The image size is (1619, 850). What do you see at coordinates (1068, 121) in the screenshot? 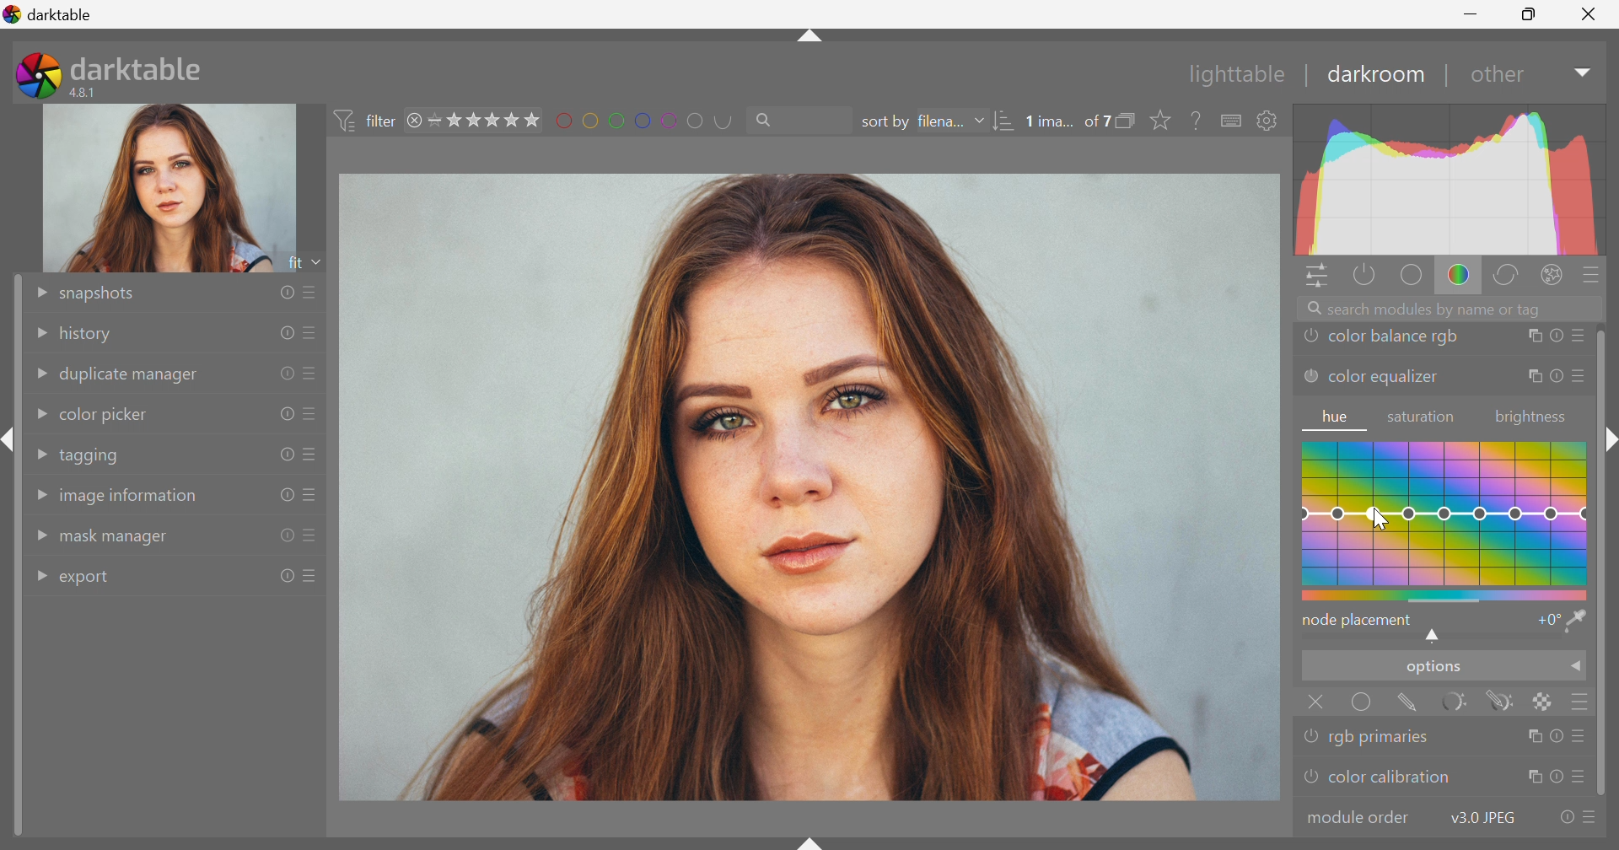
I see `1 ima... of 7` at bounding box center [1068, 121].